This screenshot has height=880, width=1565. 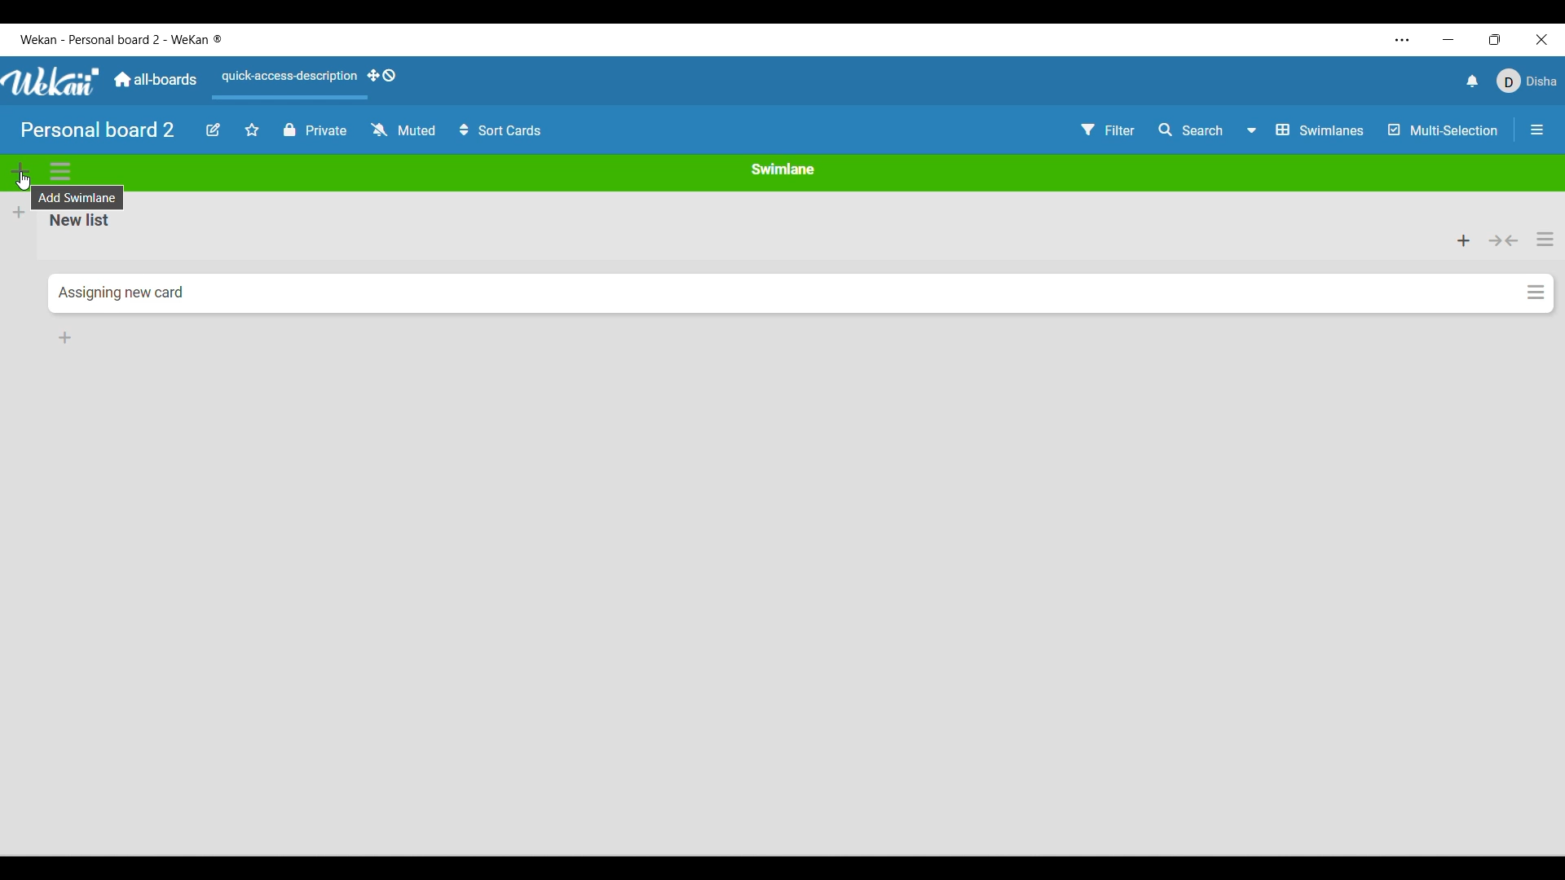 I want to click on Change watch options, so click(x=404, y=129).